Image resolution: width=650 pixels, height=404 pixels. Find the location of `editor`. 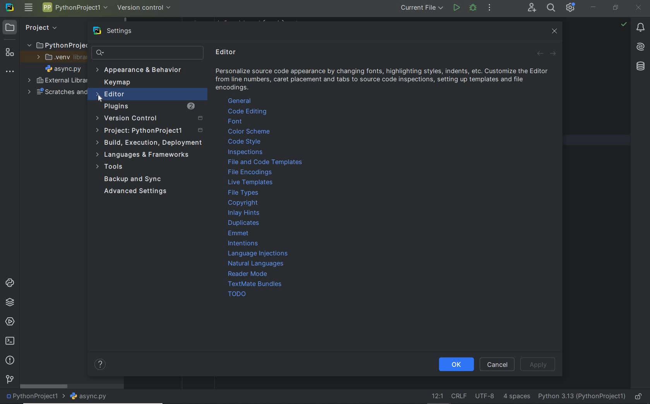

editor is located at coordinates (227, 52).